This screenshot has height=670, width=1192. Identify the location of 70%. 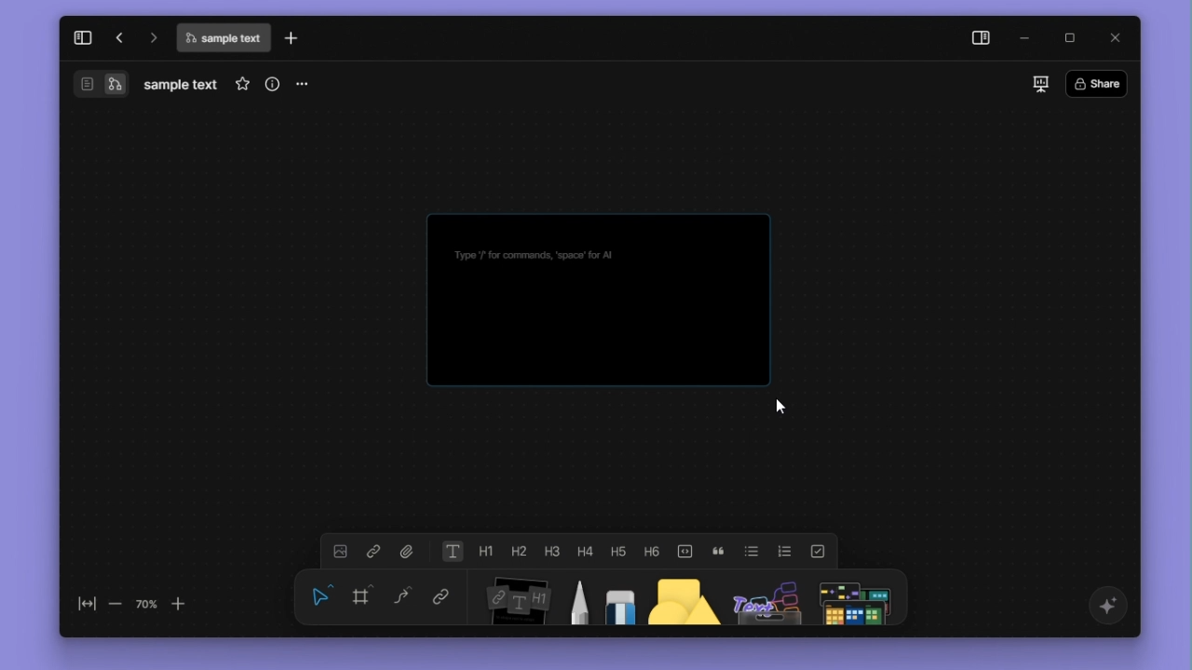
(146, 603).